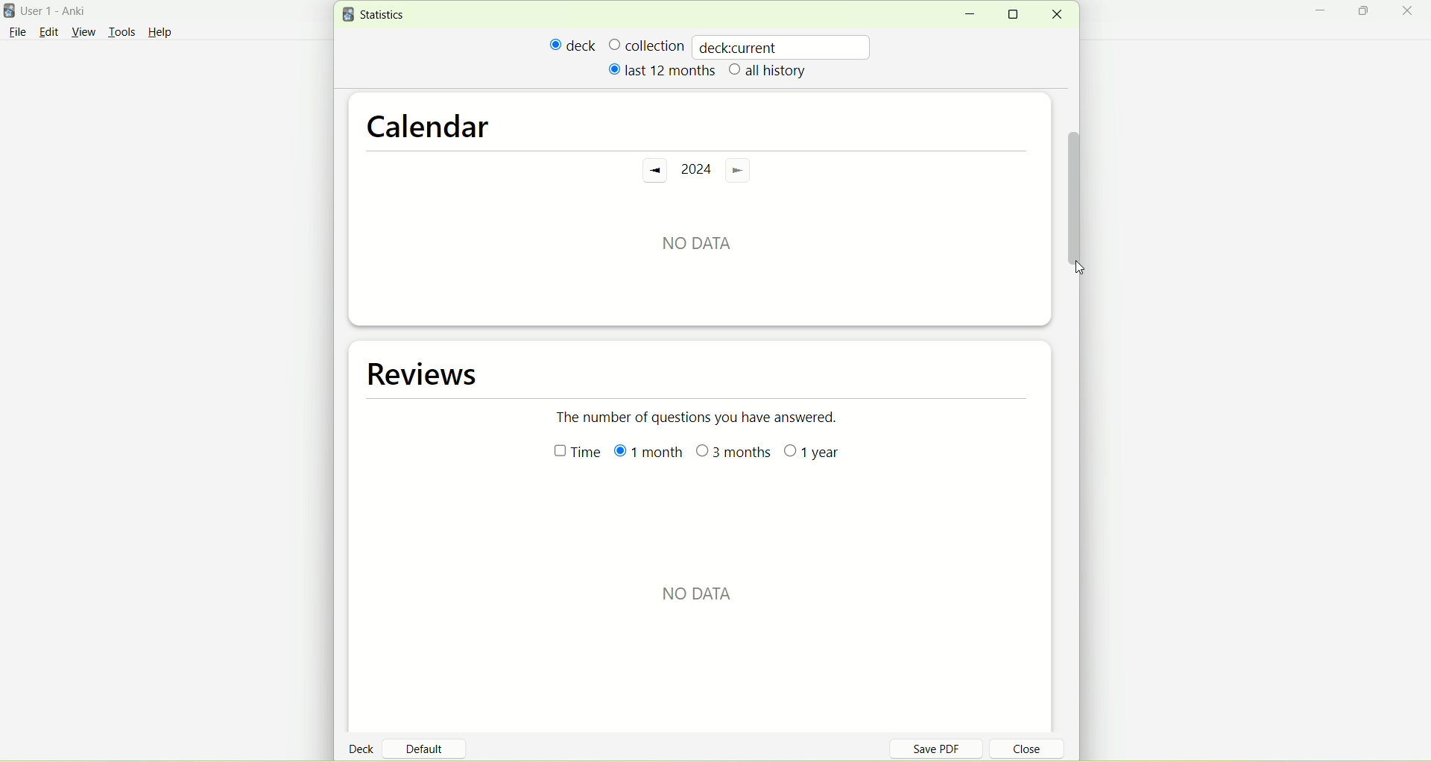 Image resolution: width=1431 pixels, height=762 pixels. What do you see at coordinates (1324, 13) in the screenshot?
I see `minimize` at bounding box center [1324, 13].